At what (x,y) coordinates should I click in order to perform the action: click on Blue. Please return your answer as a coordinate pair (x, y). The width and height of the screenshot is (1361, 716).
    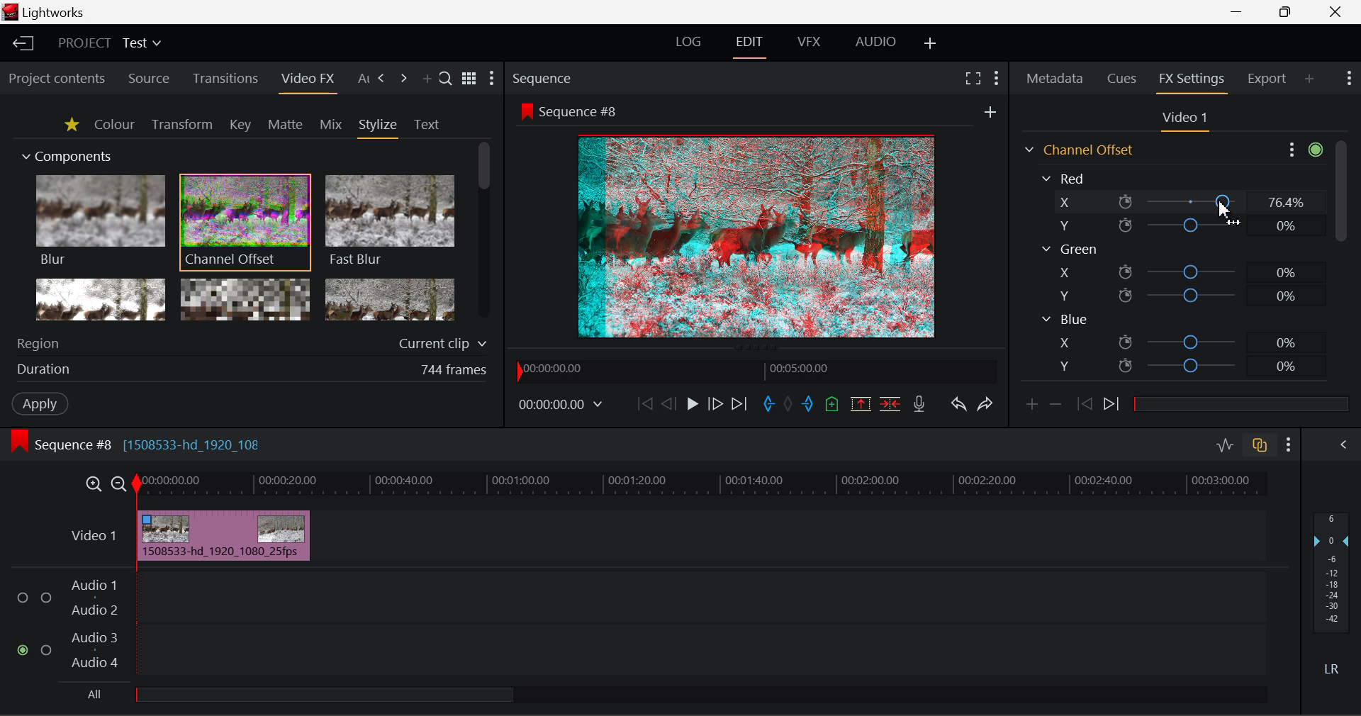
    Looking at the image, I should click on (1065, 320).